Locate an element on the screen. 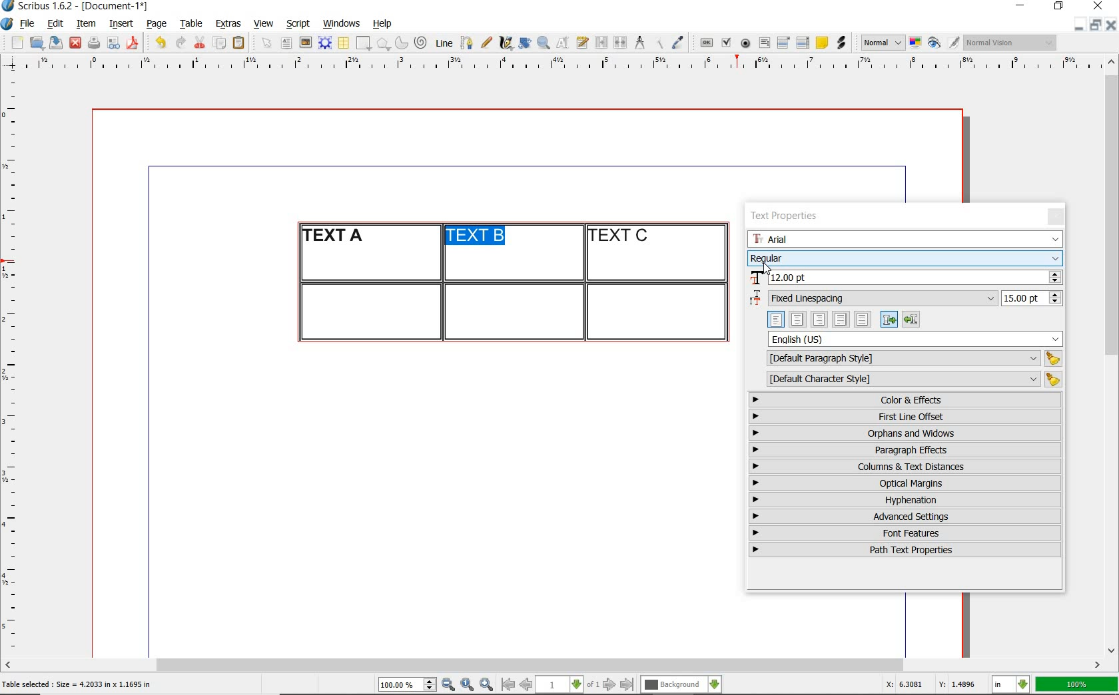 Image resolution: width=1119 pixels, height=695 pixels. go to last page is located at coordinates (627, 685).